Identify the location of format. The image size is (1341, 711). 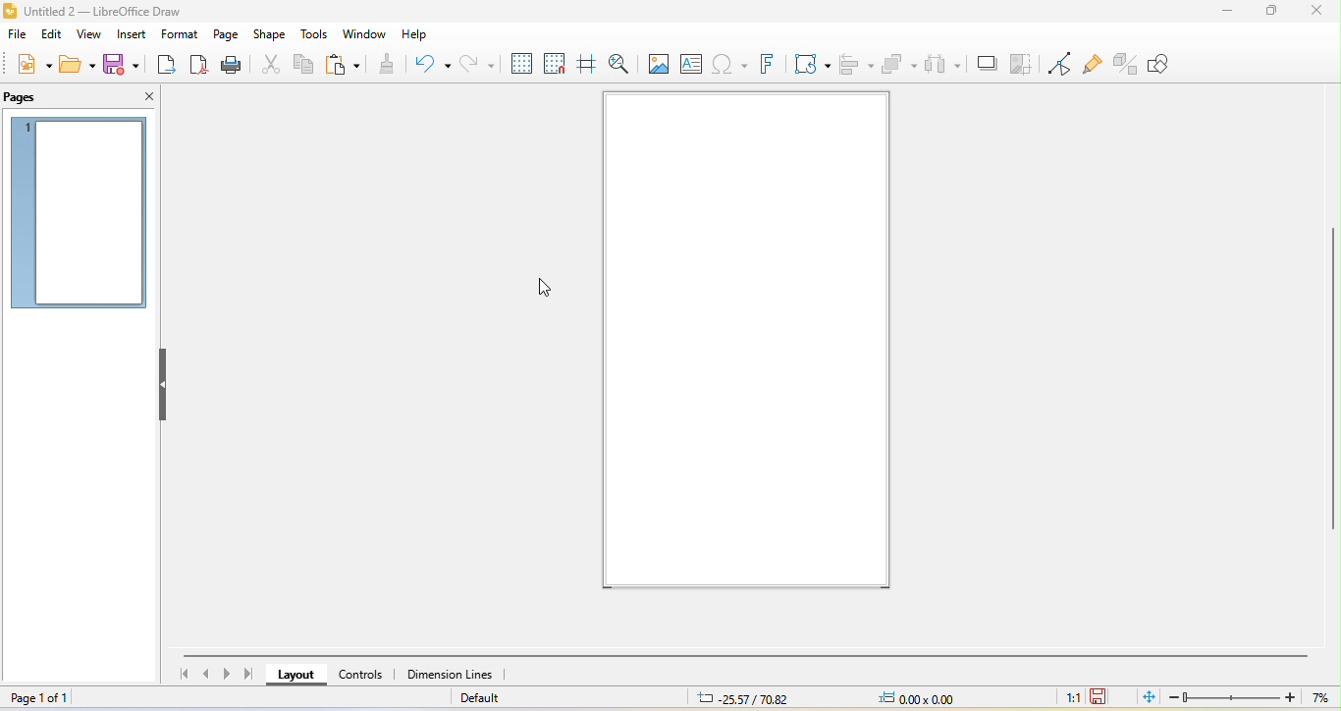
(177, 36).